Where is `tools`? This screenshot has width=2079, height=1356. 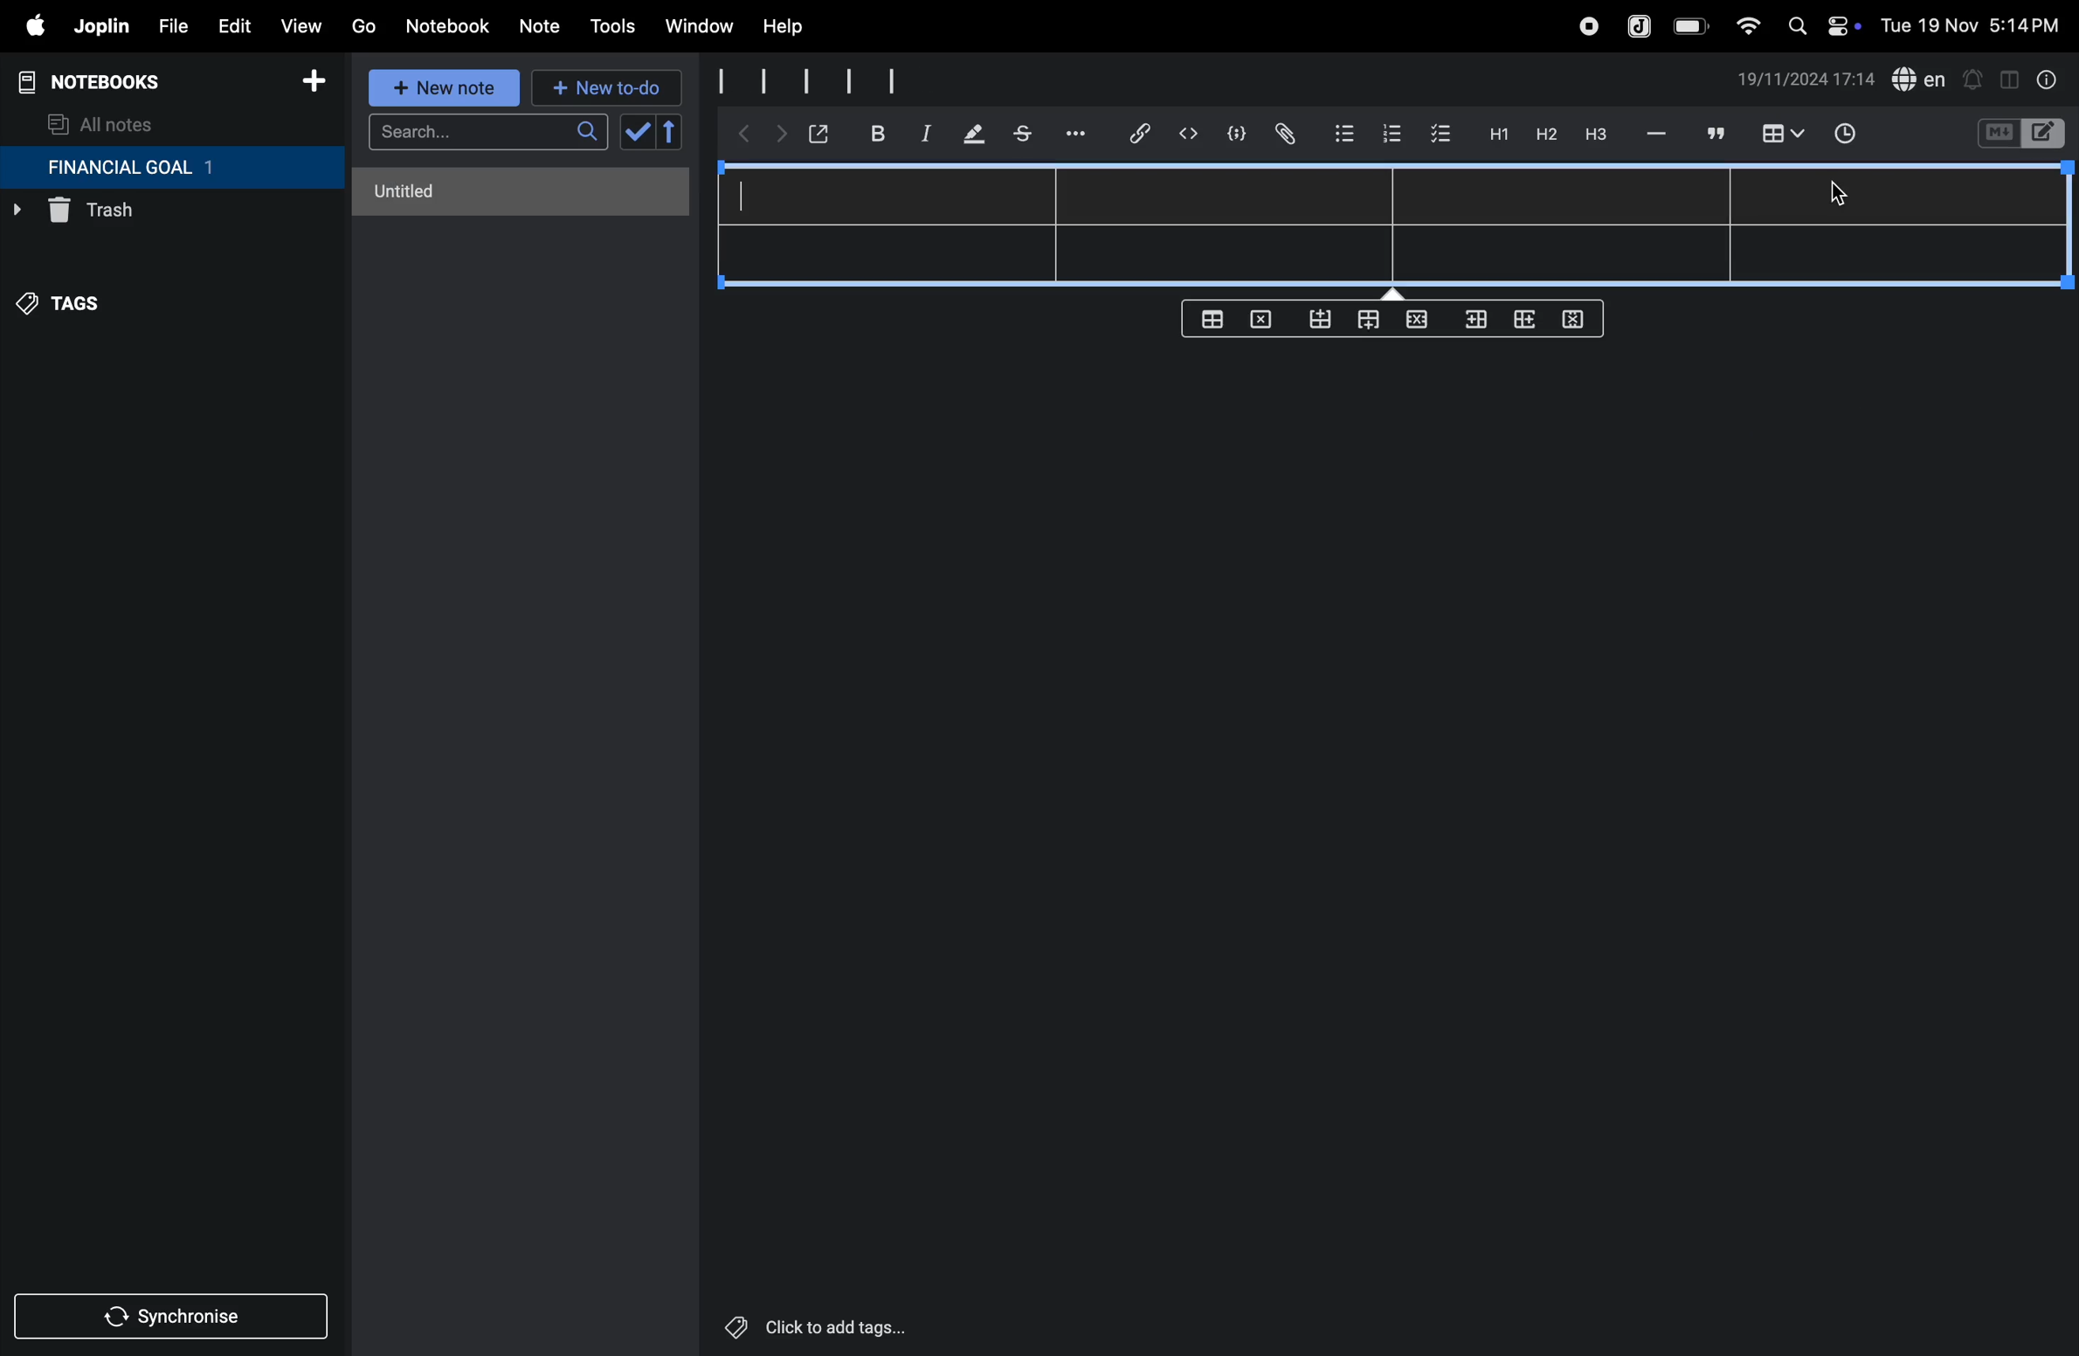
tools is located at coordinates (610, 26).